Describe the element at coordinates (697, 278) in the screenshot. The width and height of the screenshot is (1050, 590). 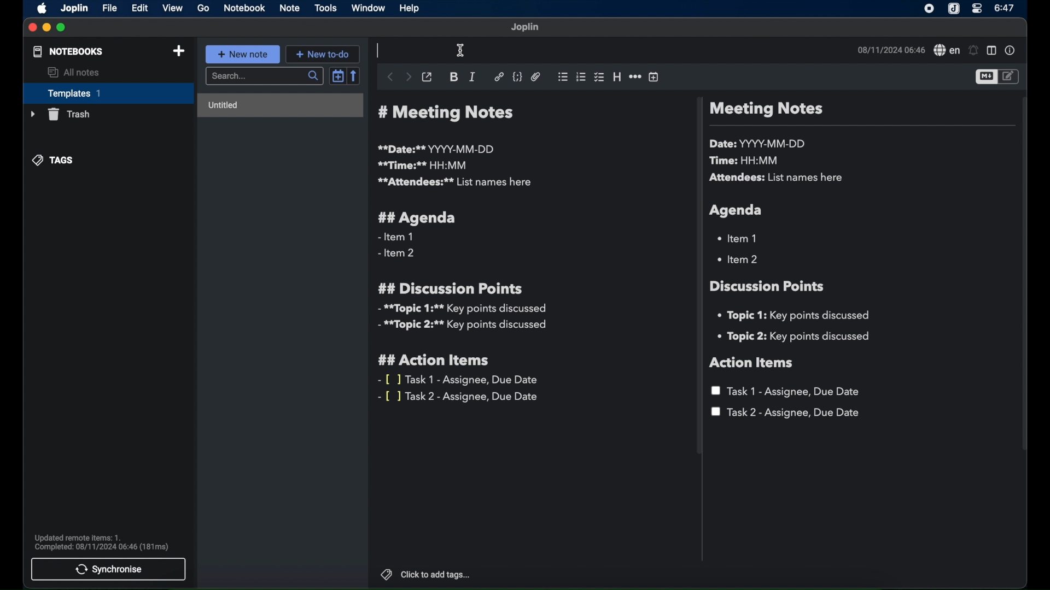
I see `scroll bar` at that location.